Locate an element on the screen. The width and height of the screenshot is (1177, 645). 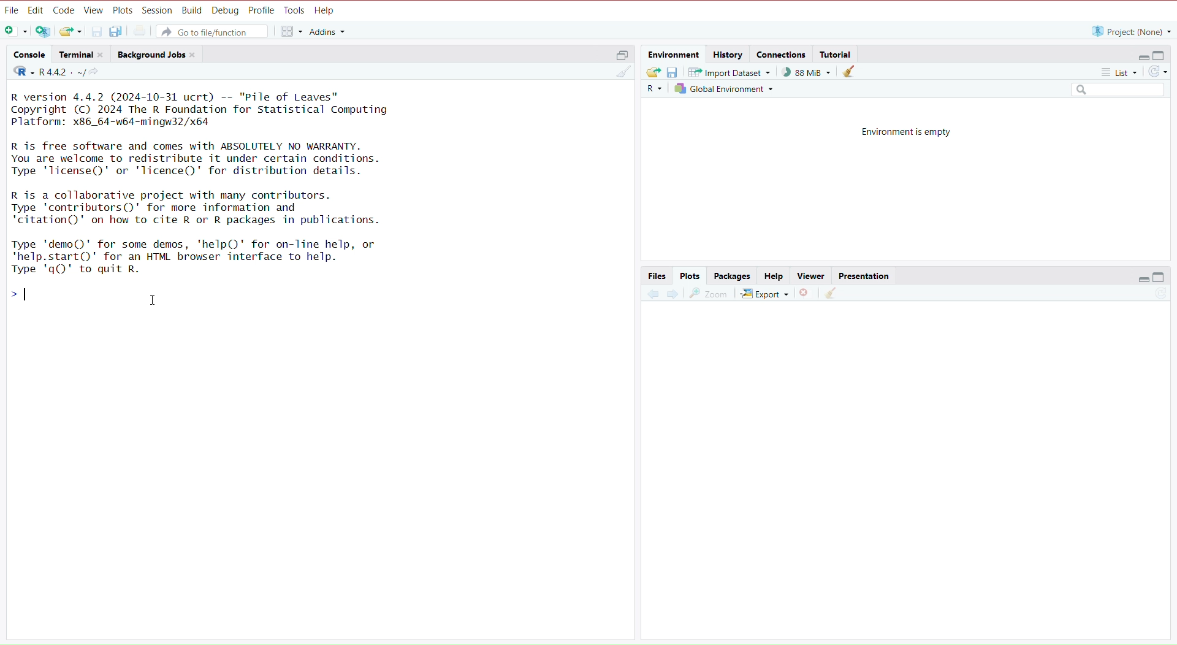
Half height is located at coordinates (622, 53).